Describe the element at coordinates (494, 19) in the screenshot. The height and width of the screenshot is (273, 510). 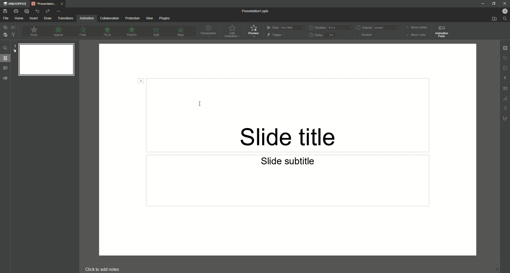
I see `Open From File` at that location.